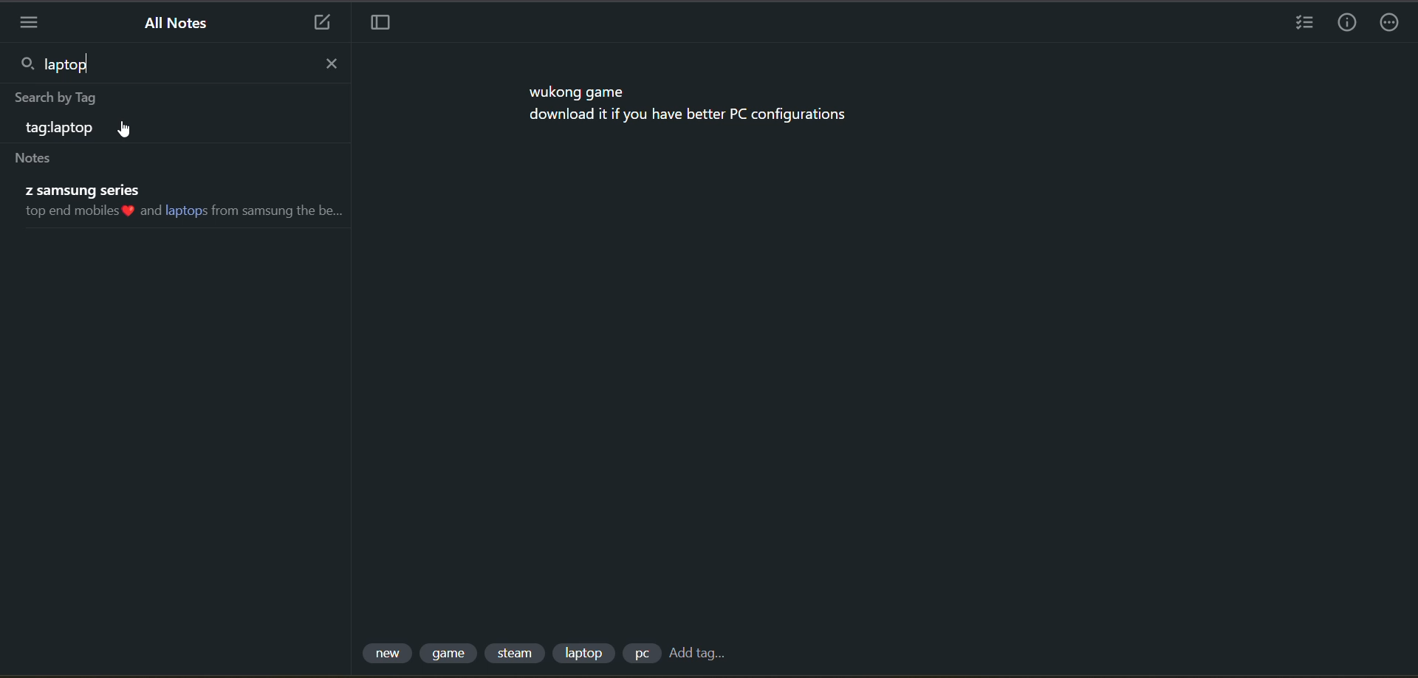 The width and height of the screenshot is (1418, 678). What do you see at coordinates (692, 106) in the screenshot?
I see `data from current note` at bounding box center [692, 106].